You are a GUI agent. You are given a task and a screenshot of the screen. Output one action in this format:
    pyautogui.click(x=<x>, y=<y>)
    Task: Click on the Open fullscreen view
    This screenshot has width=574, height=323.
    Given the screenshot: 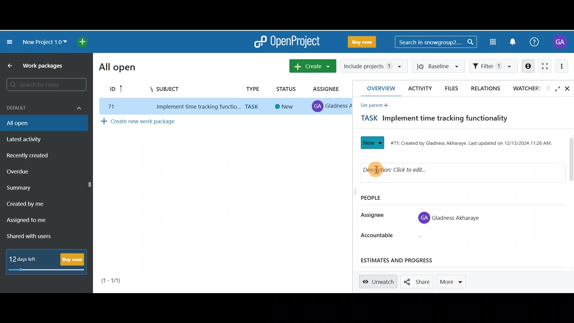 What is the action you would take?
    pyautogui.click(x=558, y=89)
    